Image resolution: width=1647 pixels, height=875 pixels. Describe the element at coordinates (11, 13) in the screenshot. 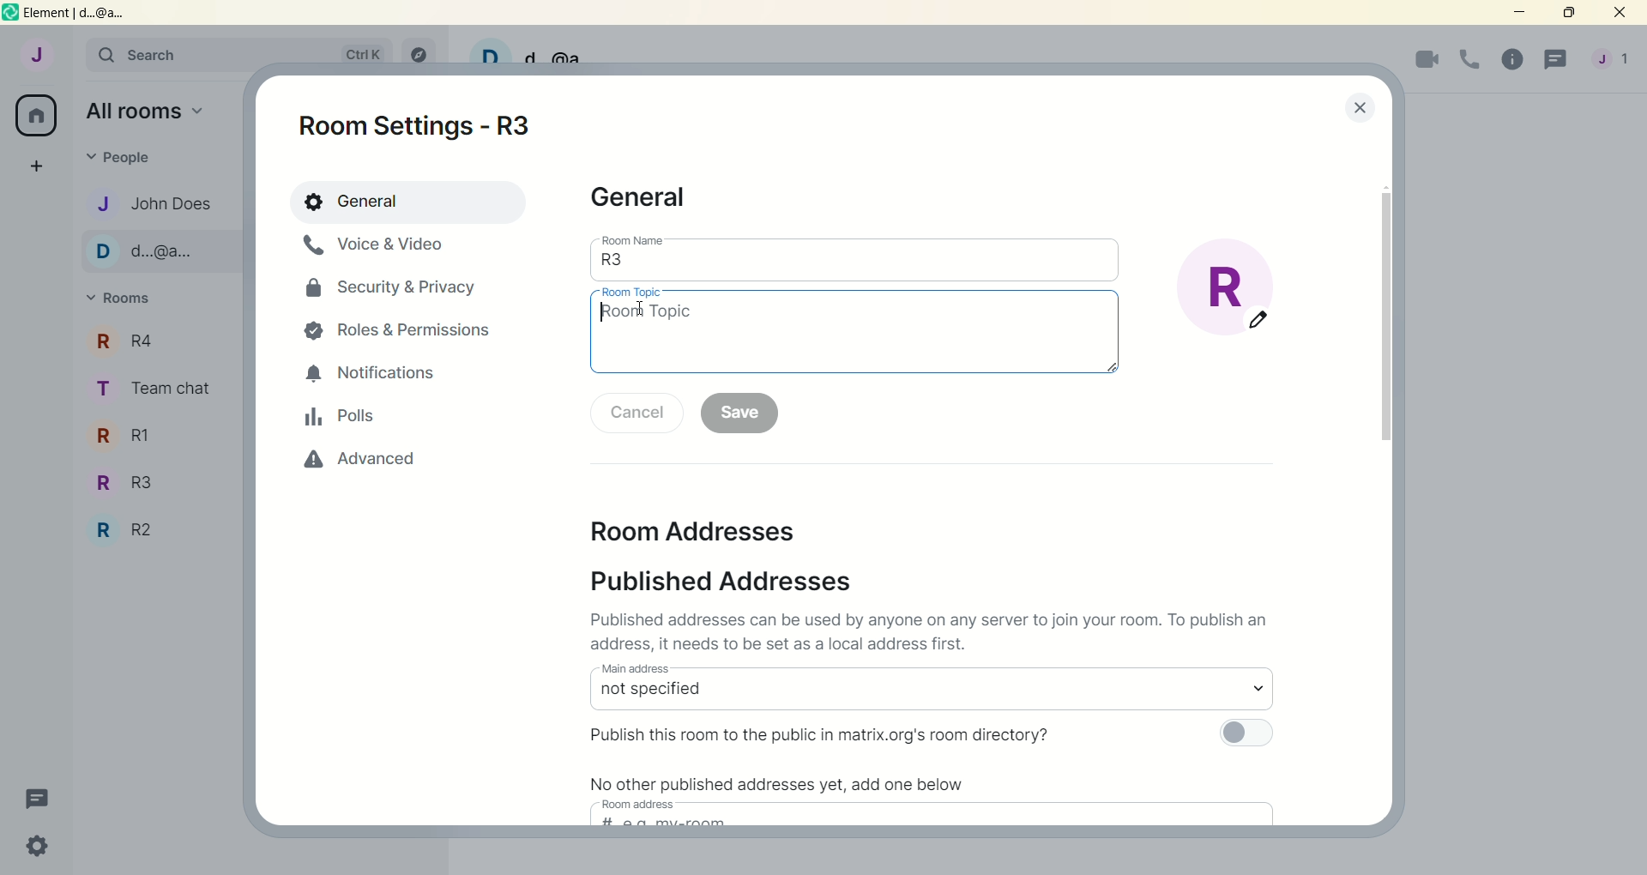

I see `logo` at that location.